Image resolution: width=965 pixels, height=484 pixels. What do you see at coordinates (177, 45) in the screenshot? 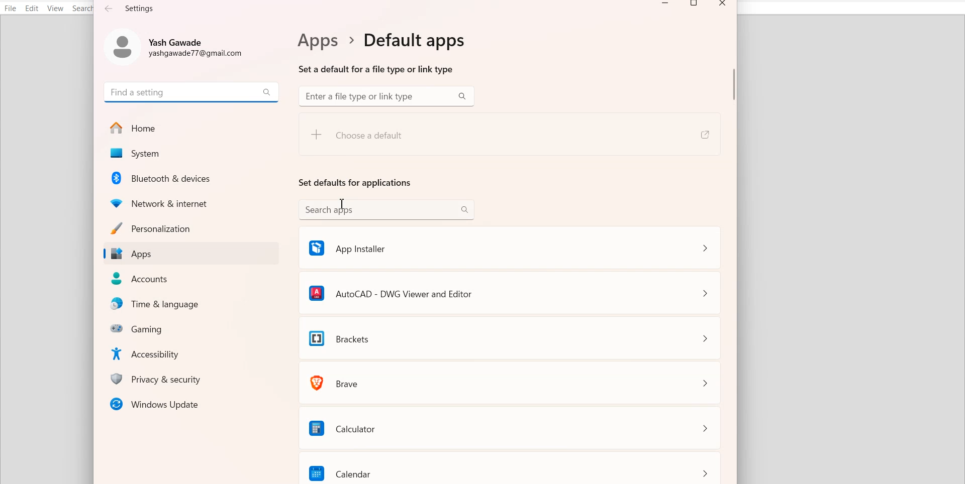
I see `Account` at bounding box center [177, 45].